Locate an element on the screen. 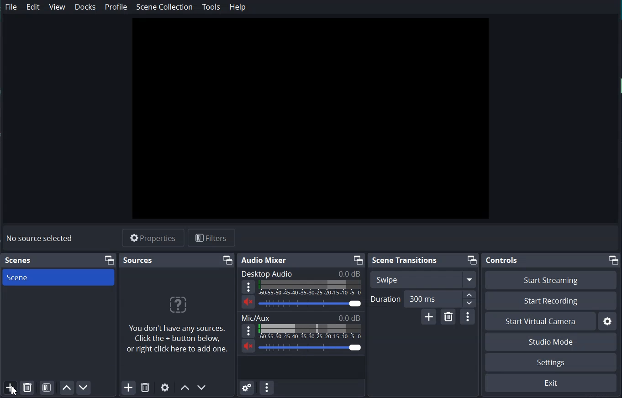 The image size is (622, 398). Move scene Up is located at coordinates (184, 388).